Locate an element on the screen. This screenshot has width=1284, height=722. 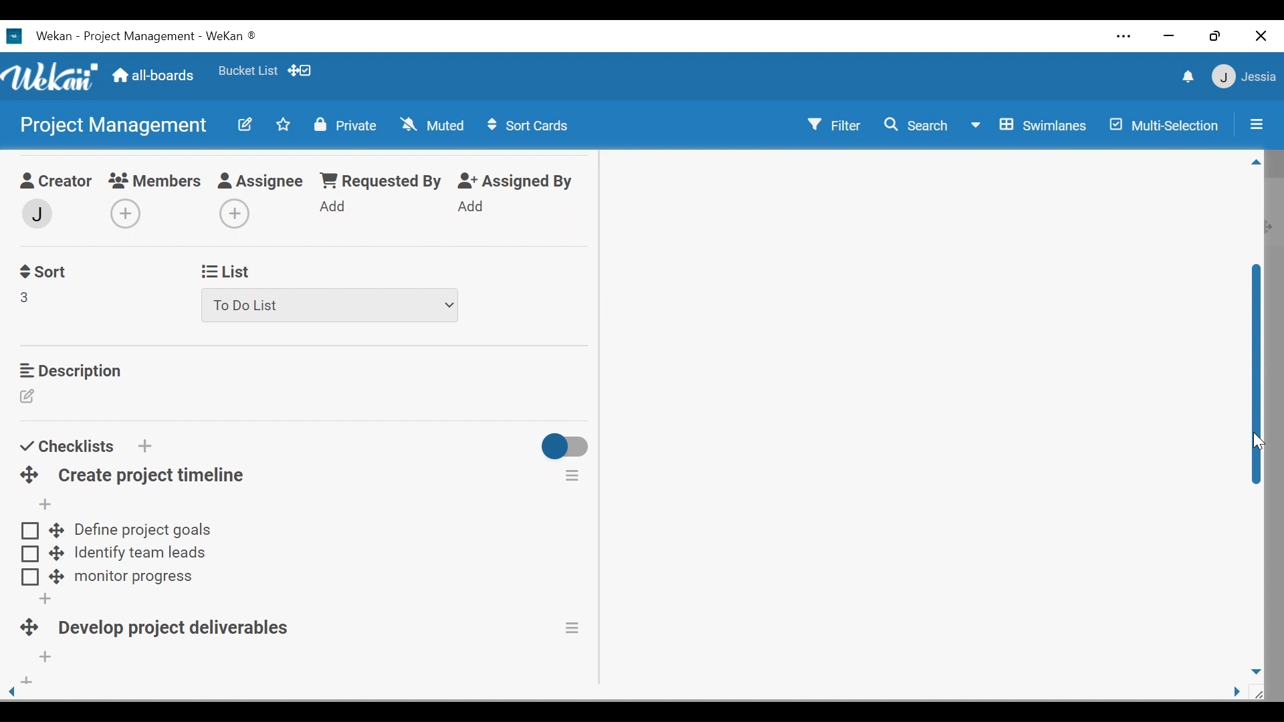
notifications is located at coordinates (1186, 76).